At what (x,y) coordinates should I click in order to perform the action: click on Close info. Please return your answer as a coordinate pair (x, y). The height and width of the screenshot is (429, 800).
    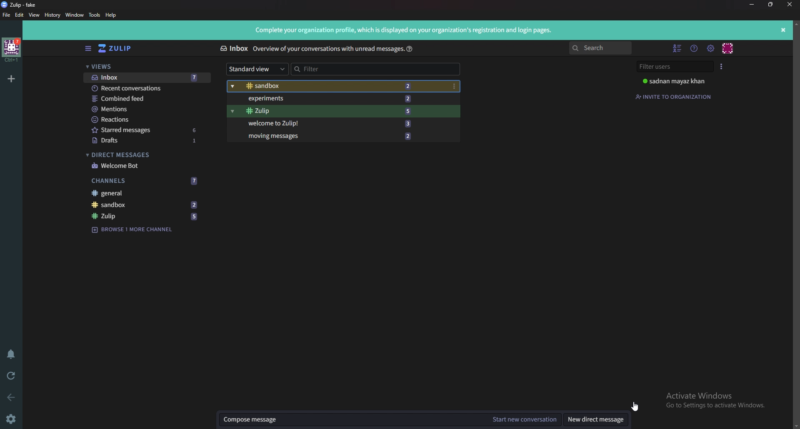
    Looking at the image, I should click on (784, 29).